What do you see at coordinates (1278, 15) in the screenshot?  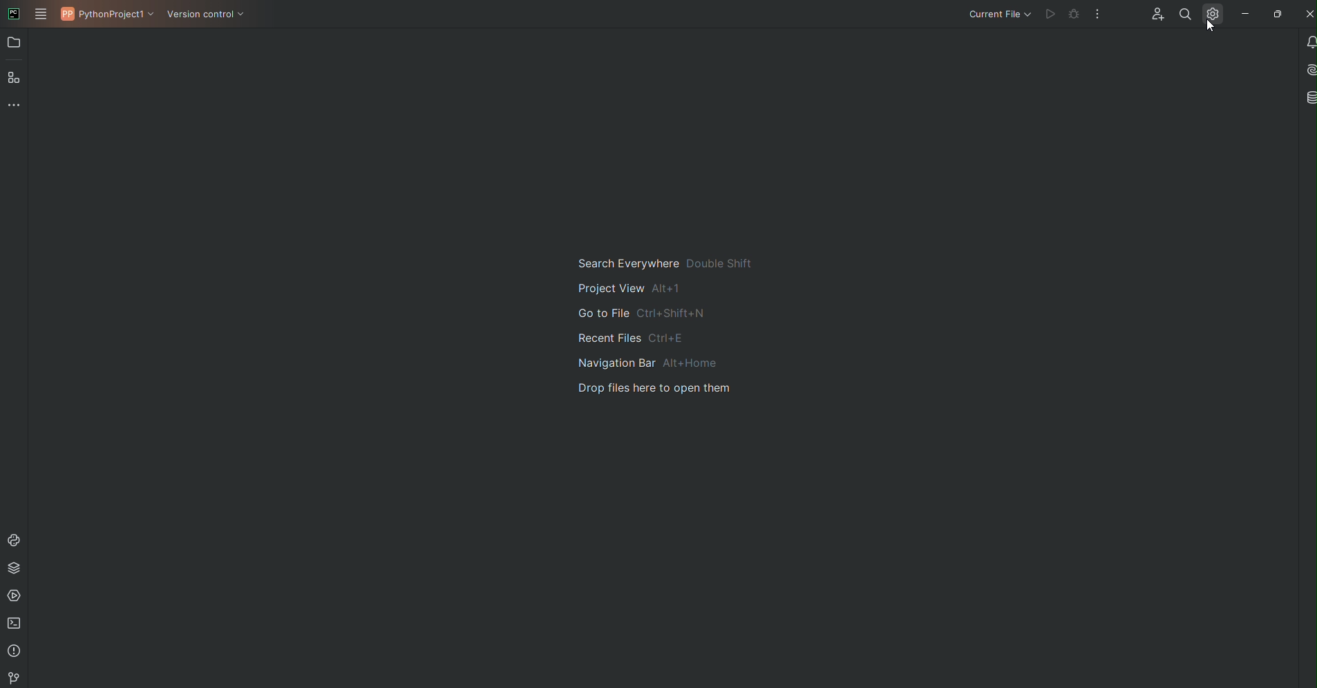 I see `Restore` at bounding box center [1278, 15].